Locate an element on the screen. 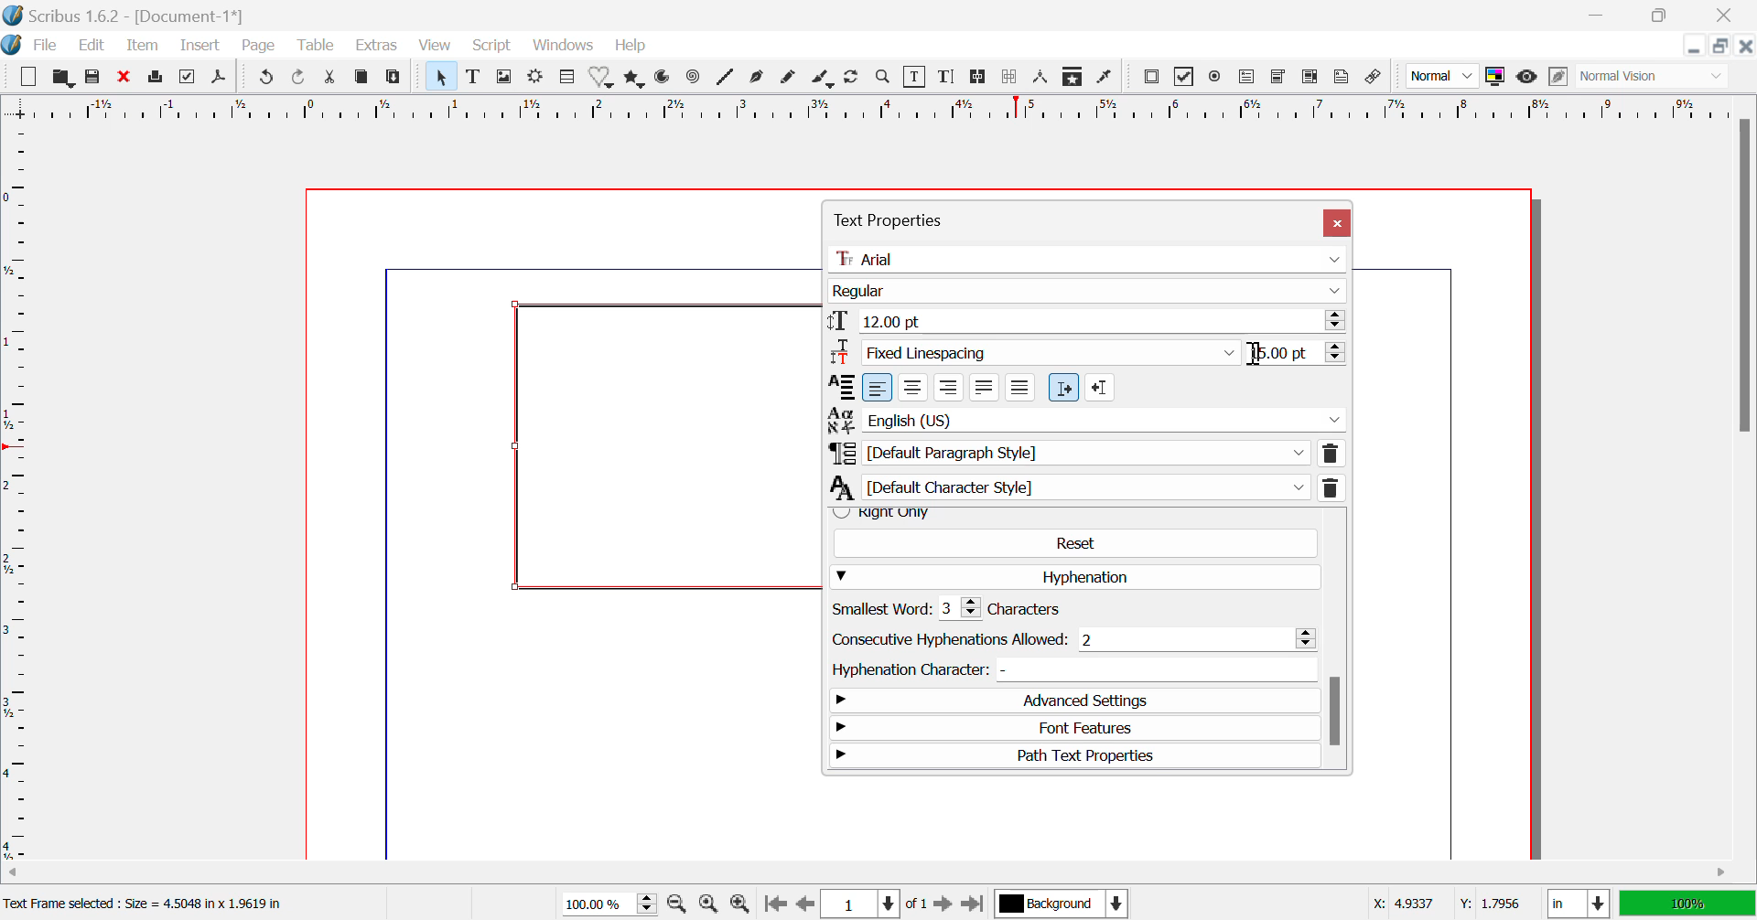 The height and width of the screenshot is (920, 1757). Default Paragraph Style is located at coordinates (1086, 453).